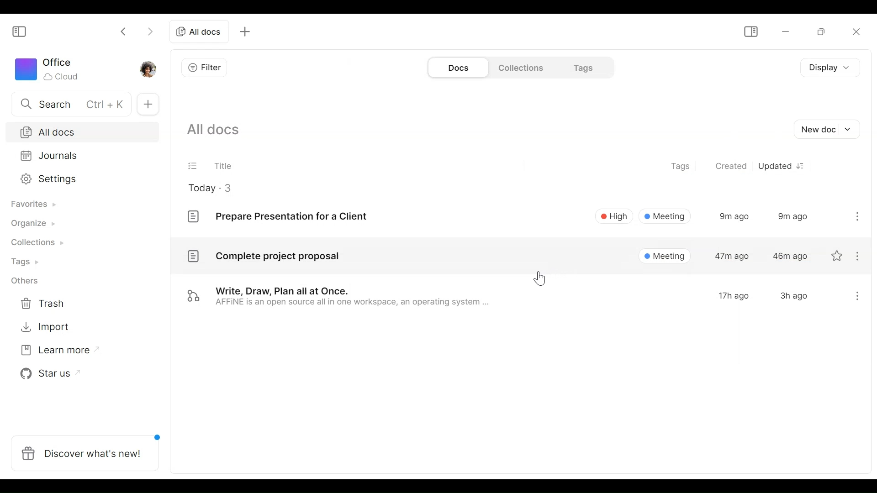 The height and width of the screenshot is (493, 877). What do you see at coordinates (78, 131) in the screenshot?
I see `All documents` at bounding box center [78, 131].